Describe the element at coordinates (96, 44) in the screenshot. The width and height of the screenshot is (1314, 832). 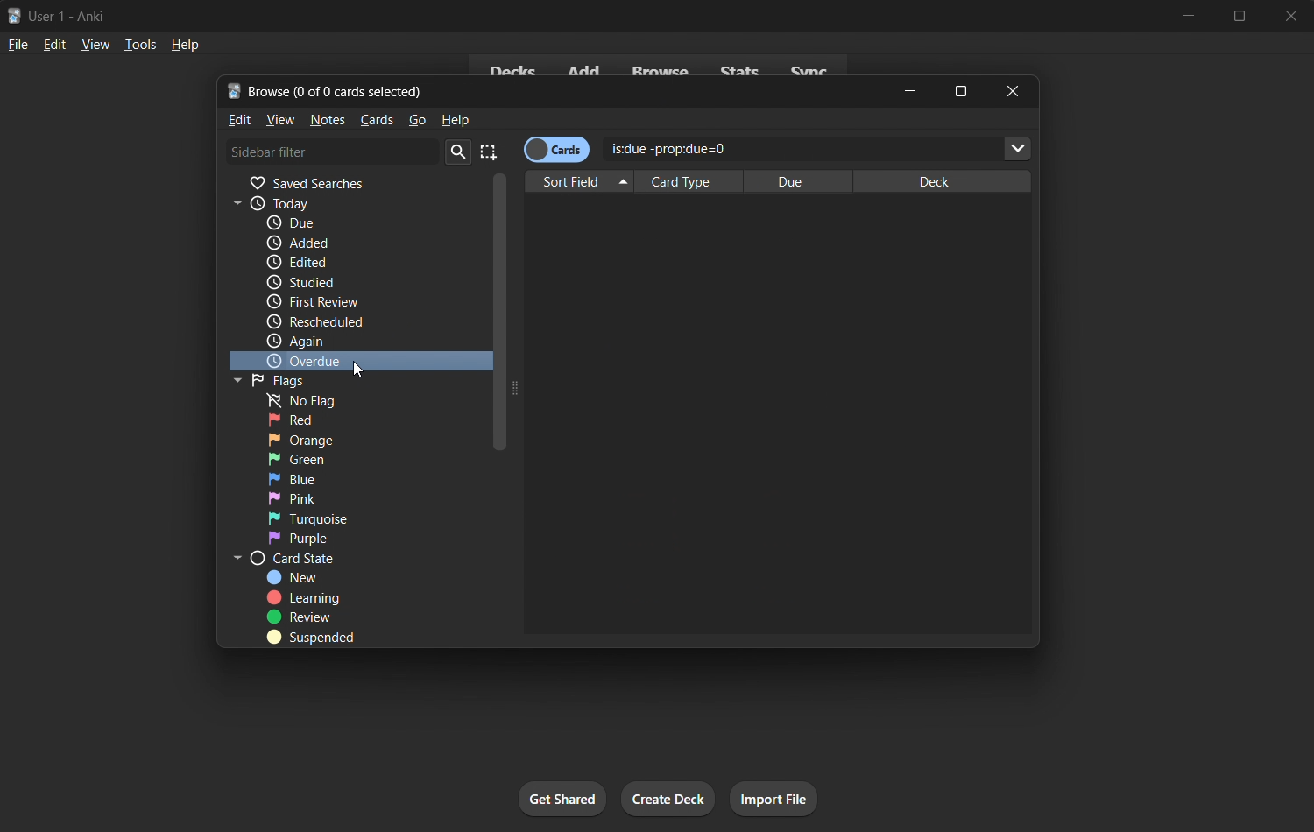
I see `view` at that location.